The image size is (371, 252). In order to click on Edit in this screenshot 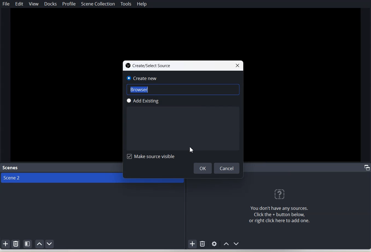, I will do `click(20, 4)`.